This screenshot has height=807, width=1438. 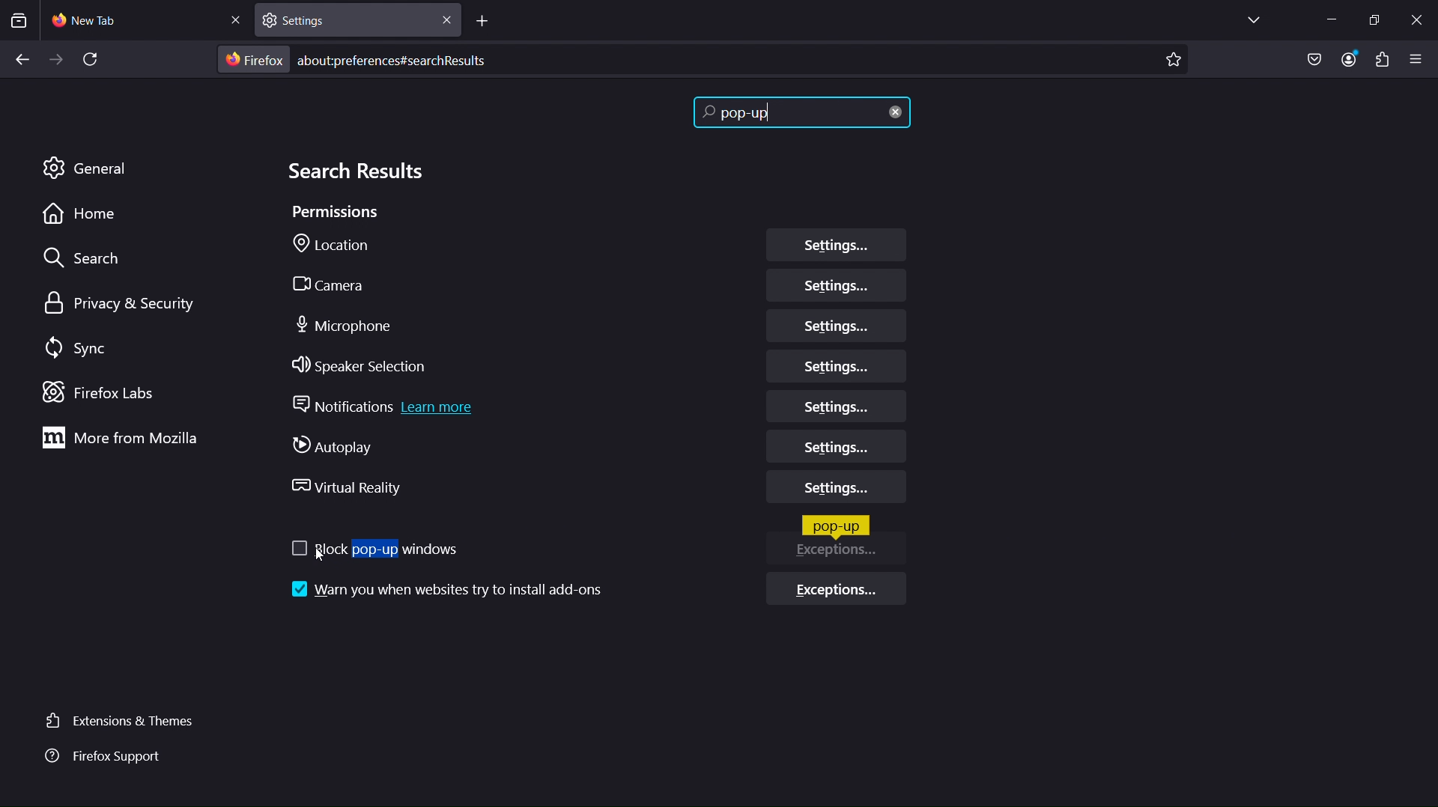 What do you see at coordinates (832, 448) in the screenshot?
I see `Autoplay Settings` at bounding box center [832, 448].